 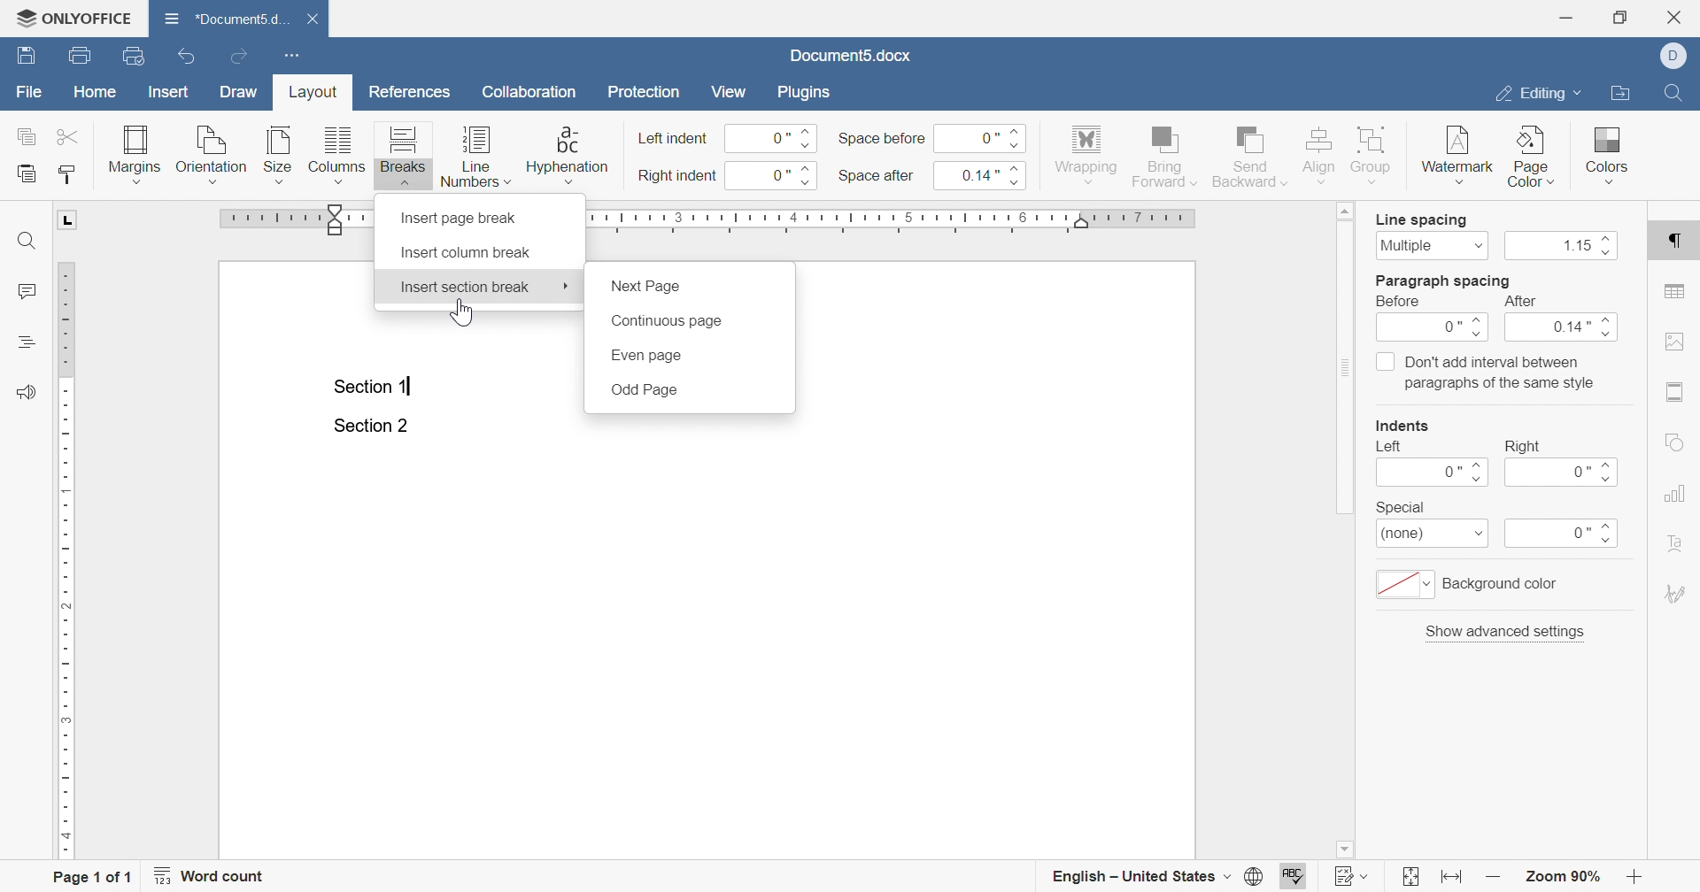 I want to click on document5.docx, so click(x=849, y=56).